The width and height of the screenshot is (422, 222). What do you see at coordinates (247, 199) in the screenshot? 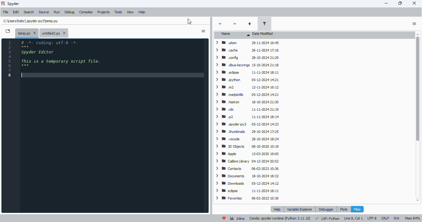
I see `> BB Favorites 06-02-2023 10:36` at bounding box center [247, 199].